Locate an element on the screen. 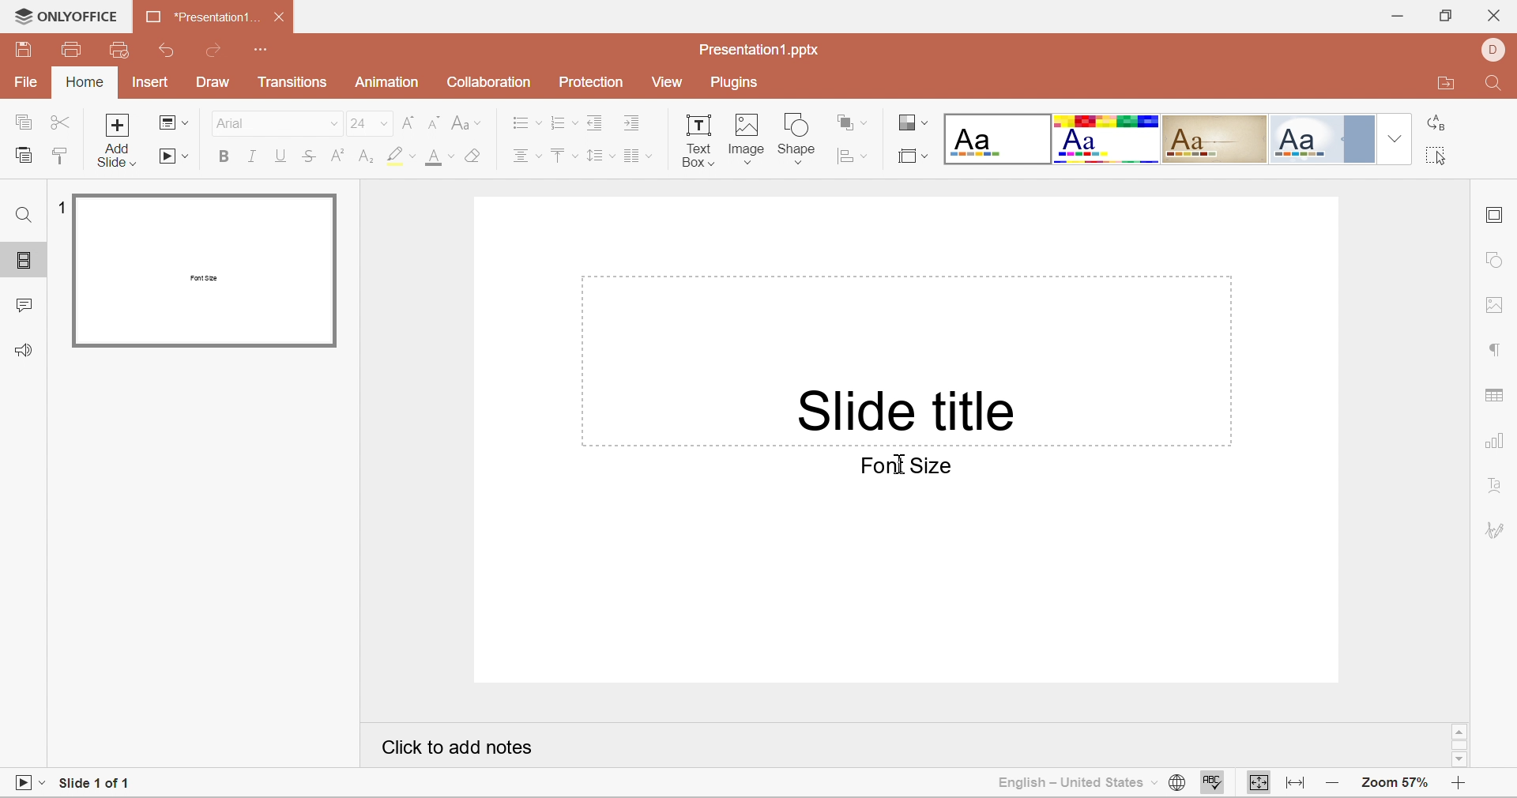 This screenshot has height=798, width=1517. Find is located at coordinates (25, 213).